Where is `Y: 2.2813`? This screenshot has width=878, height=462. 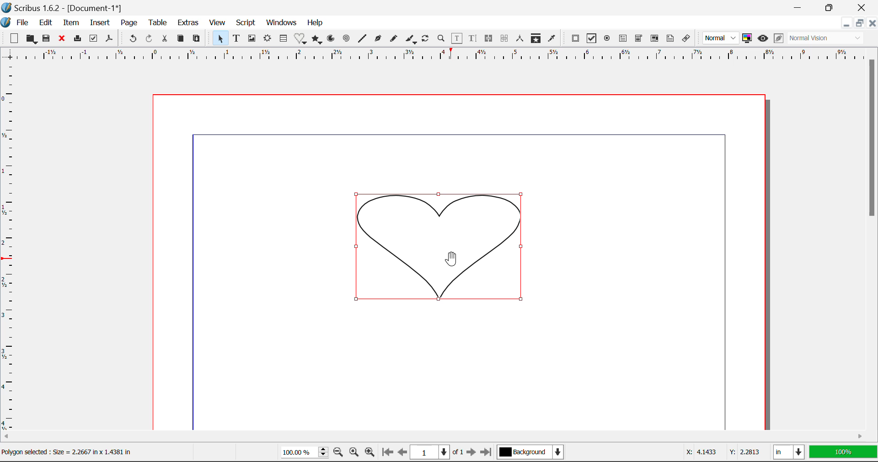
Y: 2.2813 is located at coordinates (744, 452).